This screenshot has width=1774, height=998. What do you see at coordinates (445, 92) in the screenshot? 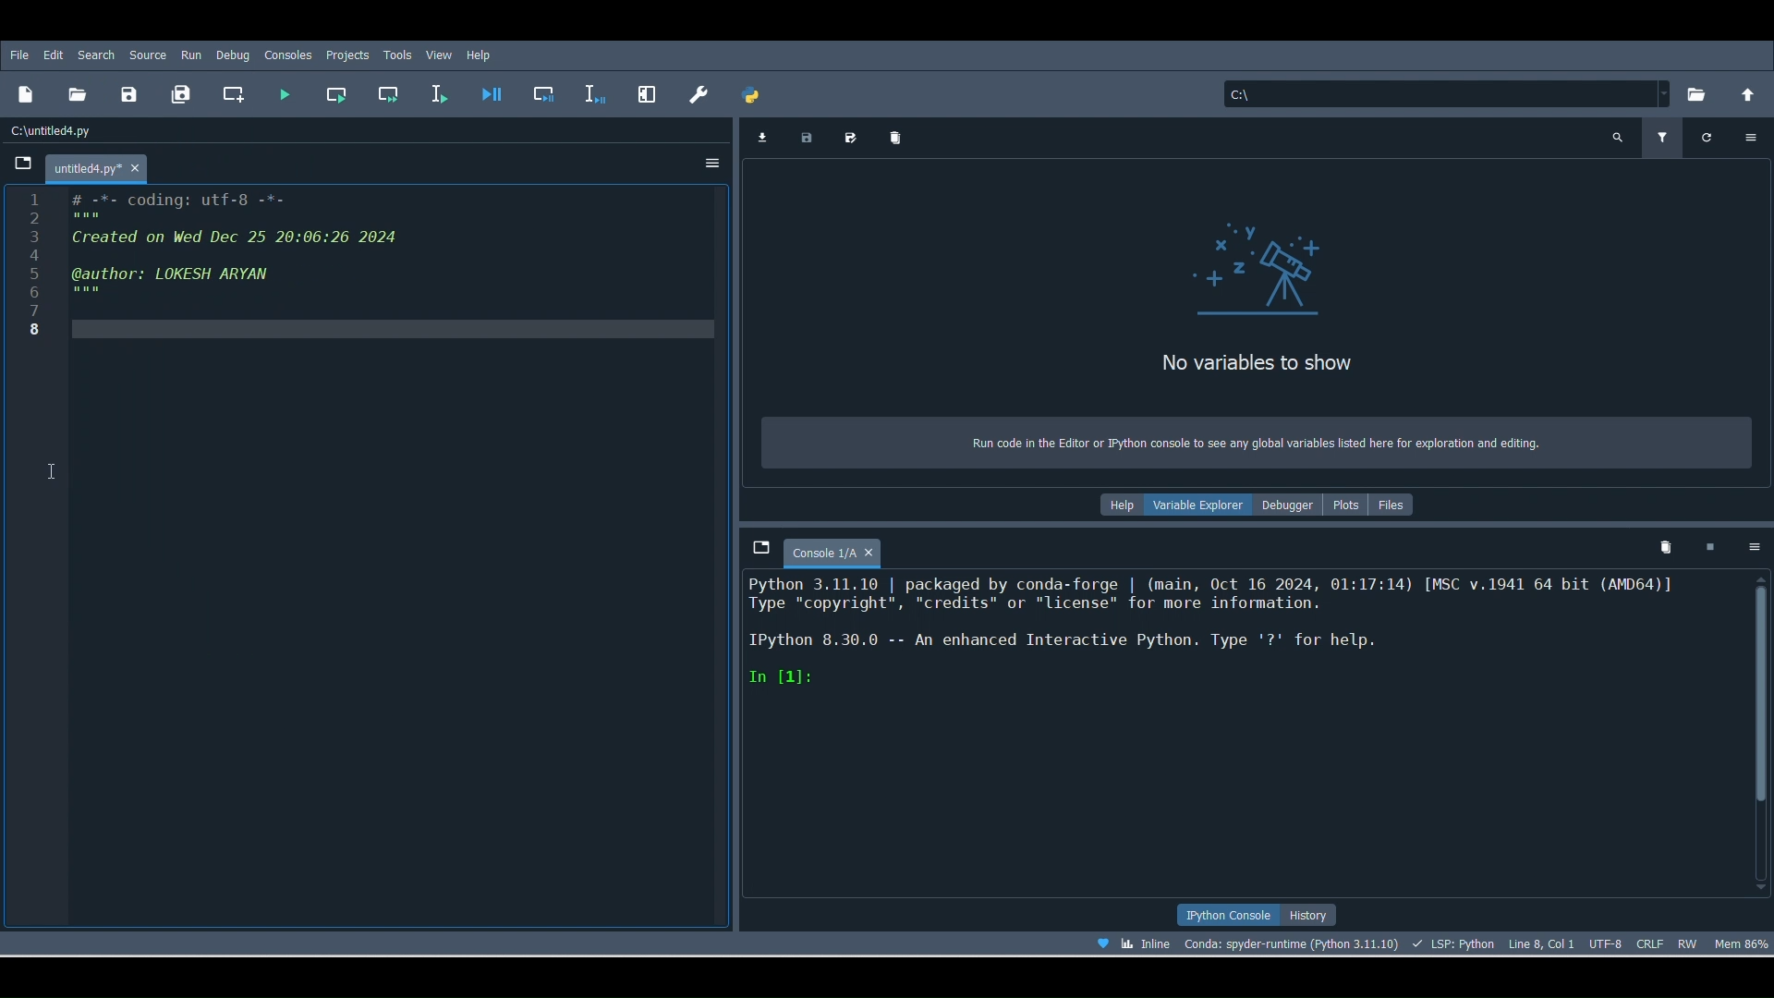
I see `Run selection or current line (F9)` at bounding box center [445, 92].